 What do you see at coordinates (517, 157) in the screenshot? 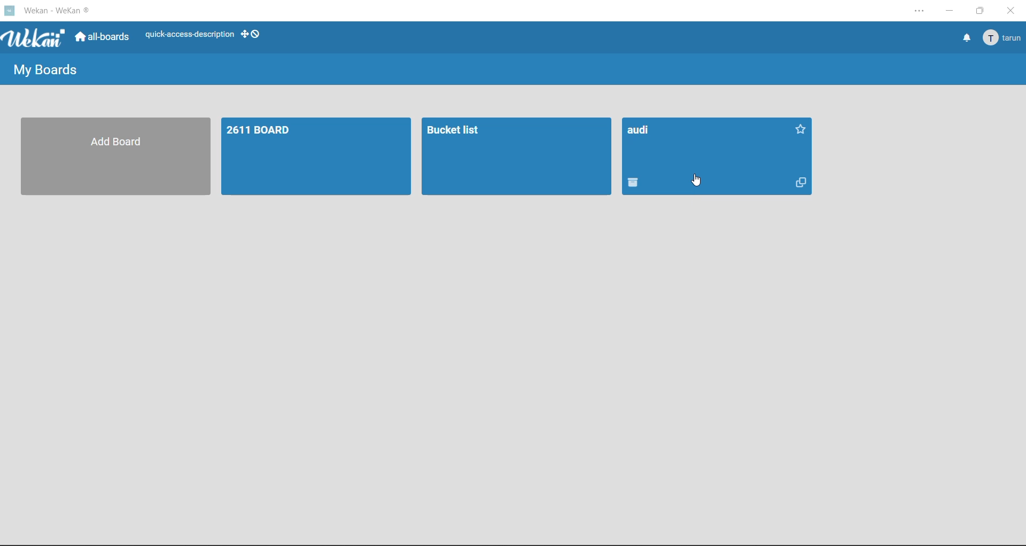
I see `Bucket list` at bounding box center [517, 157].